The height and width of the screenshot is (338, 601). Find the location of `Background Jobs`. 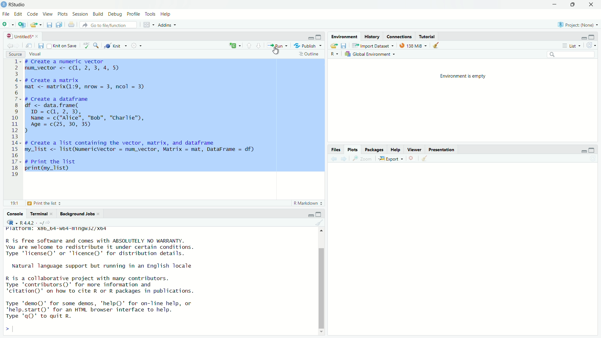

Background Jobs is located at coordinates (80, 214).